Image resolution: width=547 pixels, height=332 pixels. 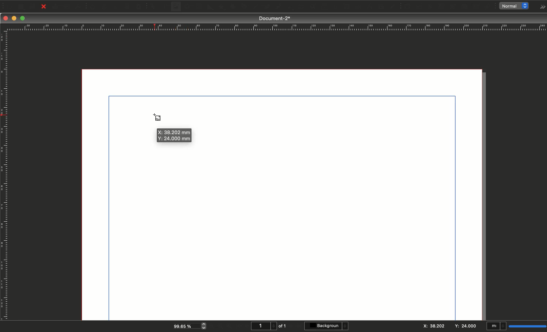 I want to click on PDF radio button, so click(x=430, y=7).